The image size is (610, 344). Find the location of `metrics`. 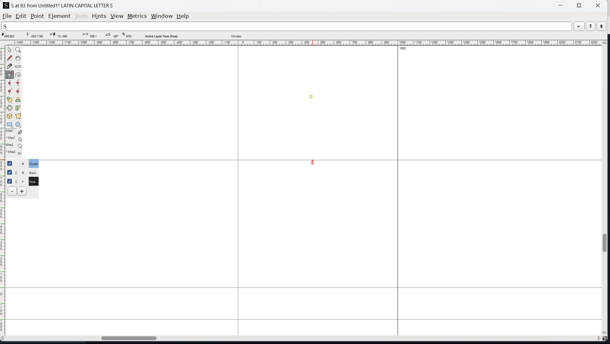

metrics is located at coordinates (137, 16).